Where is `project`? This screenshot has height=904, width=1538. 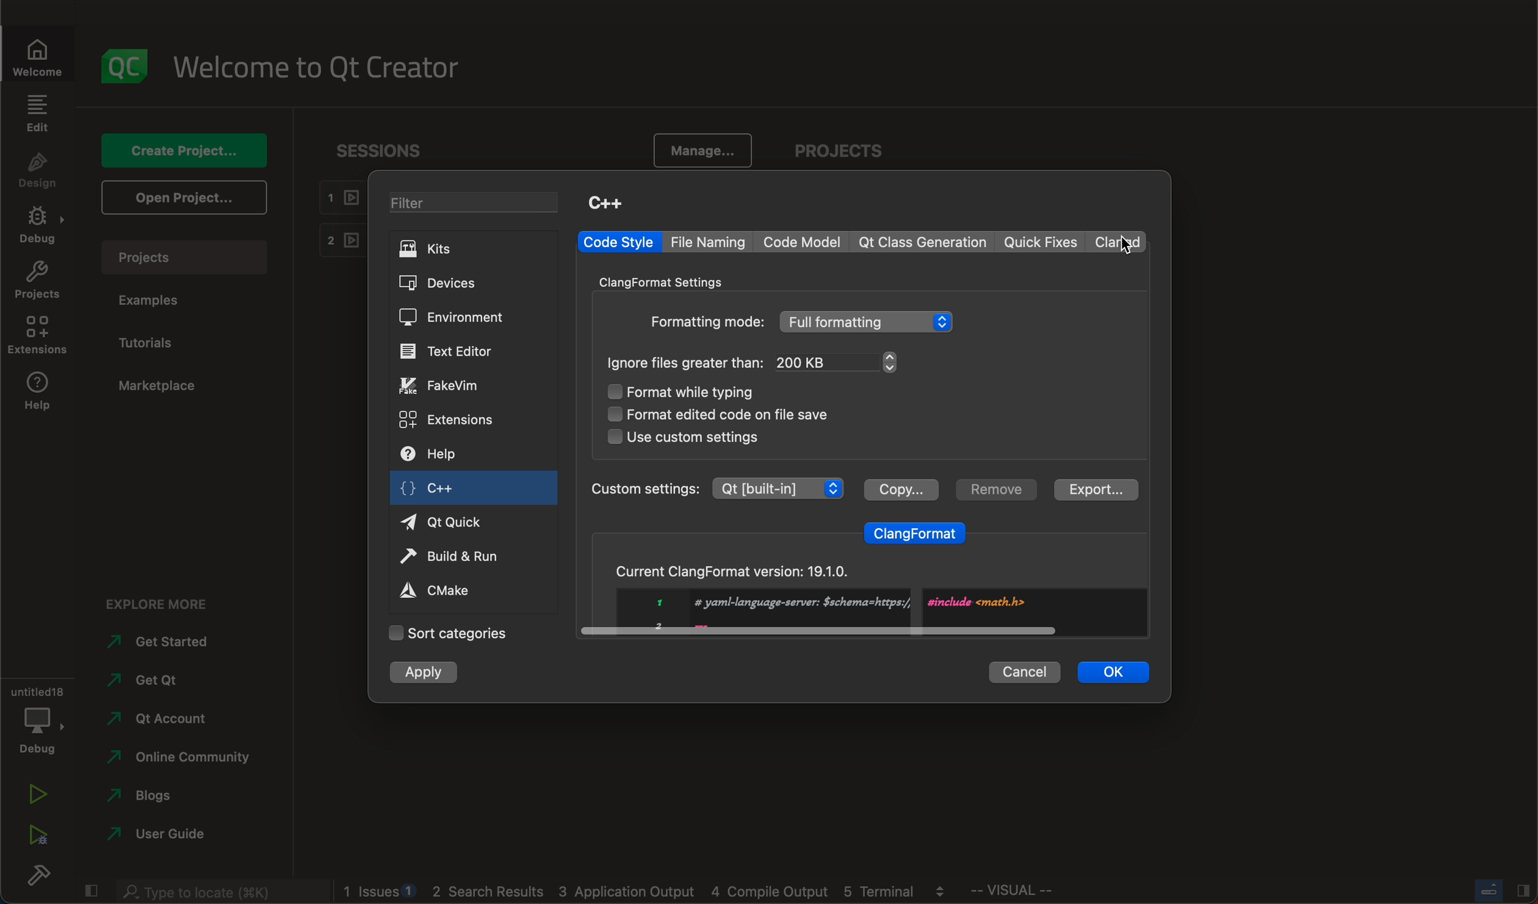
project is located at coordinates (853, 146).